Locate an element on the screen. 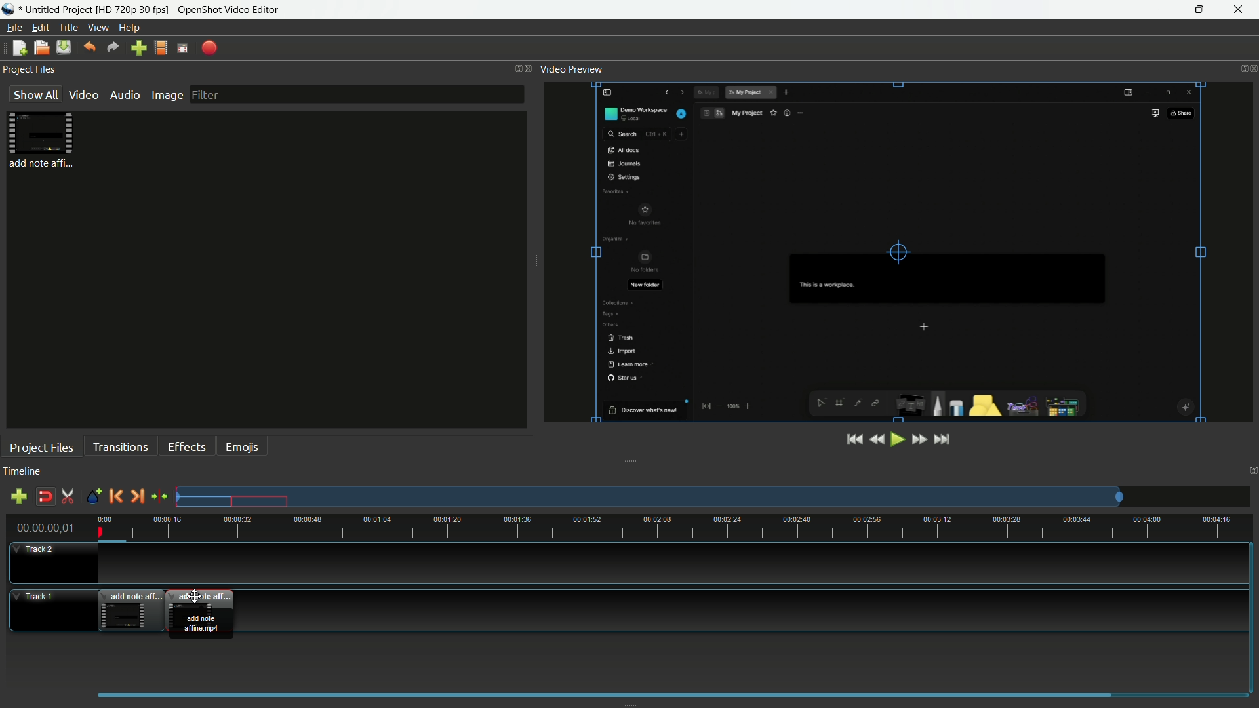 The image size is (1259, 708). new file is located at coordinates (20, 47).